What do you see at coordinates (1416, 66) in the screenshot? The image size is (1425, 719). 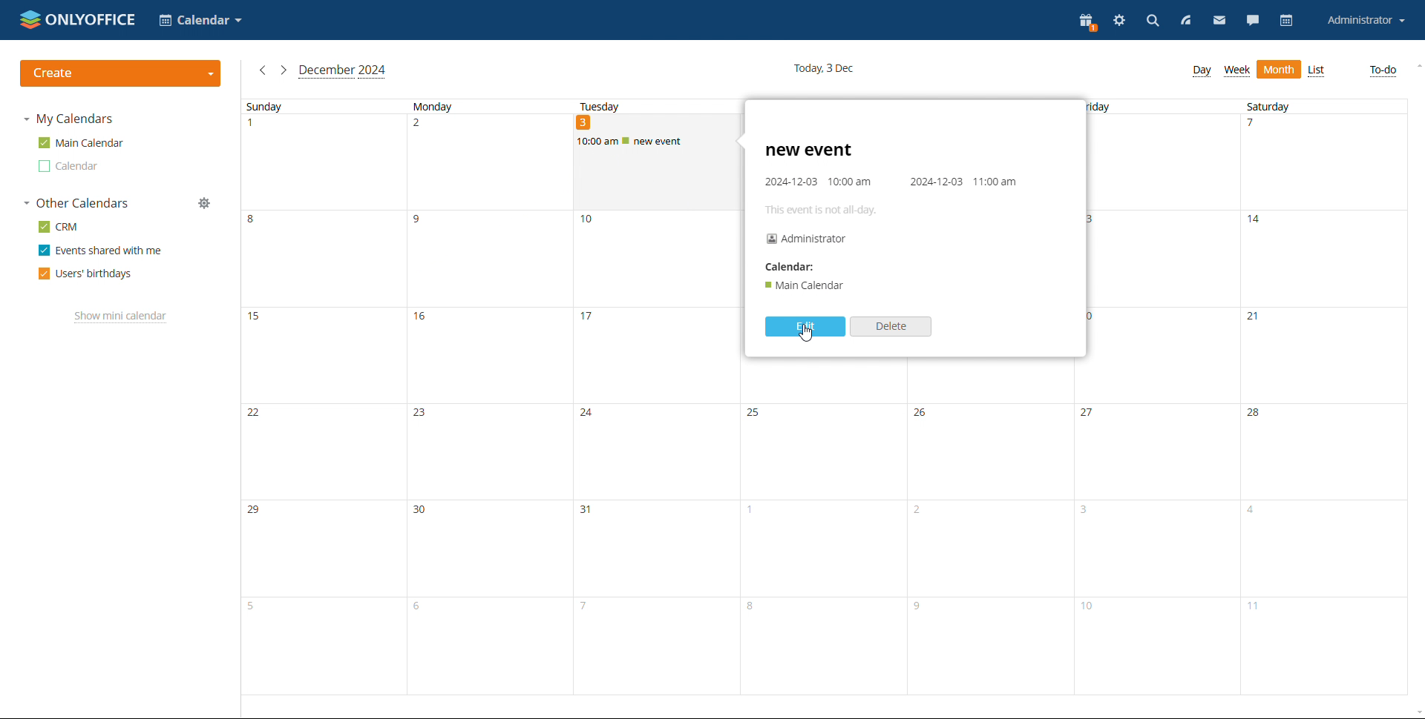 I see `scroll up` at bounding box center [1416, 66].